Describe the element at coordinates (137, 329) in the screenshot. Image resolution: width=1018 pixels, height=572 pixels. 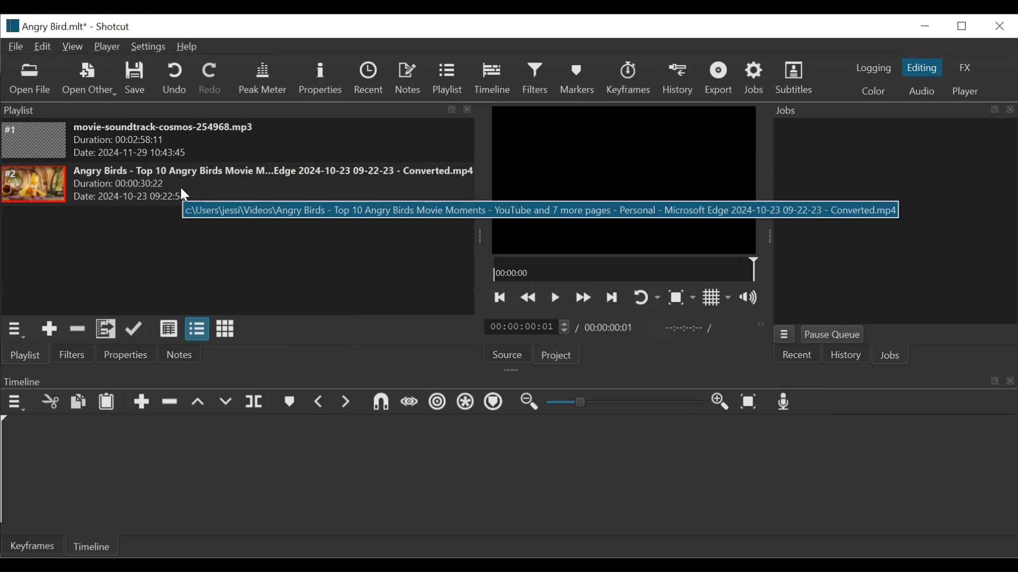
I see `Update` at that location.